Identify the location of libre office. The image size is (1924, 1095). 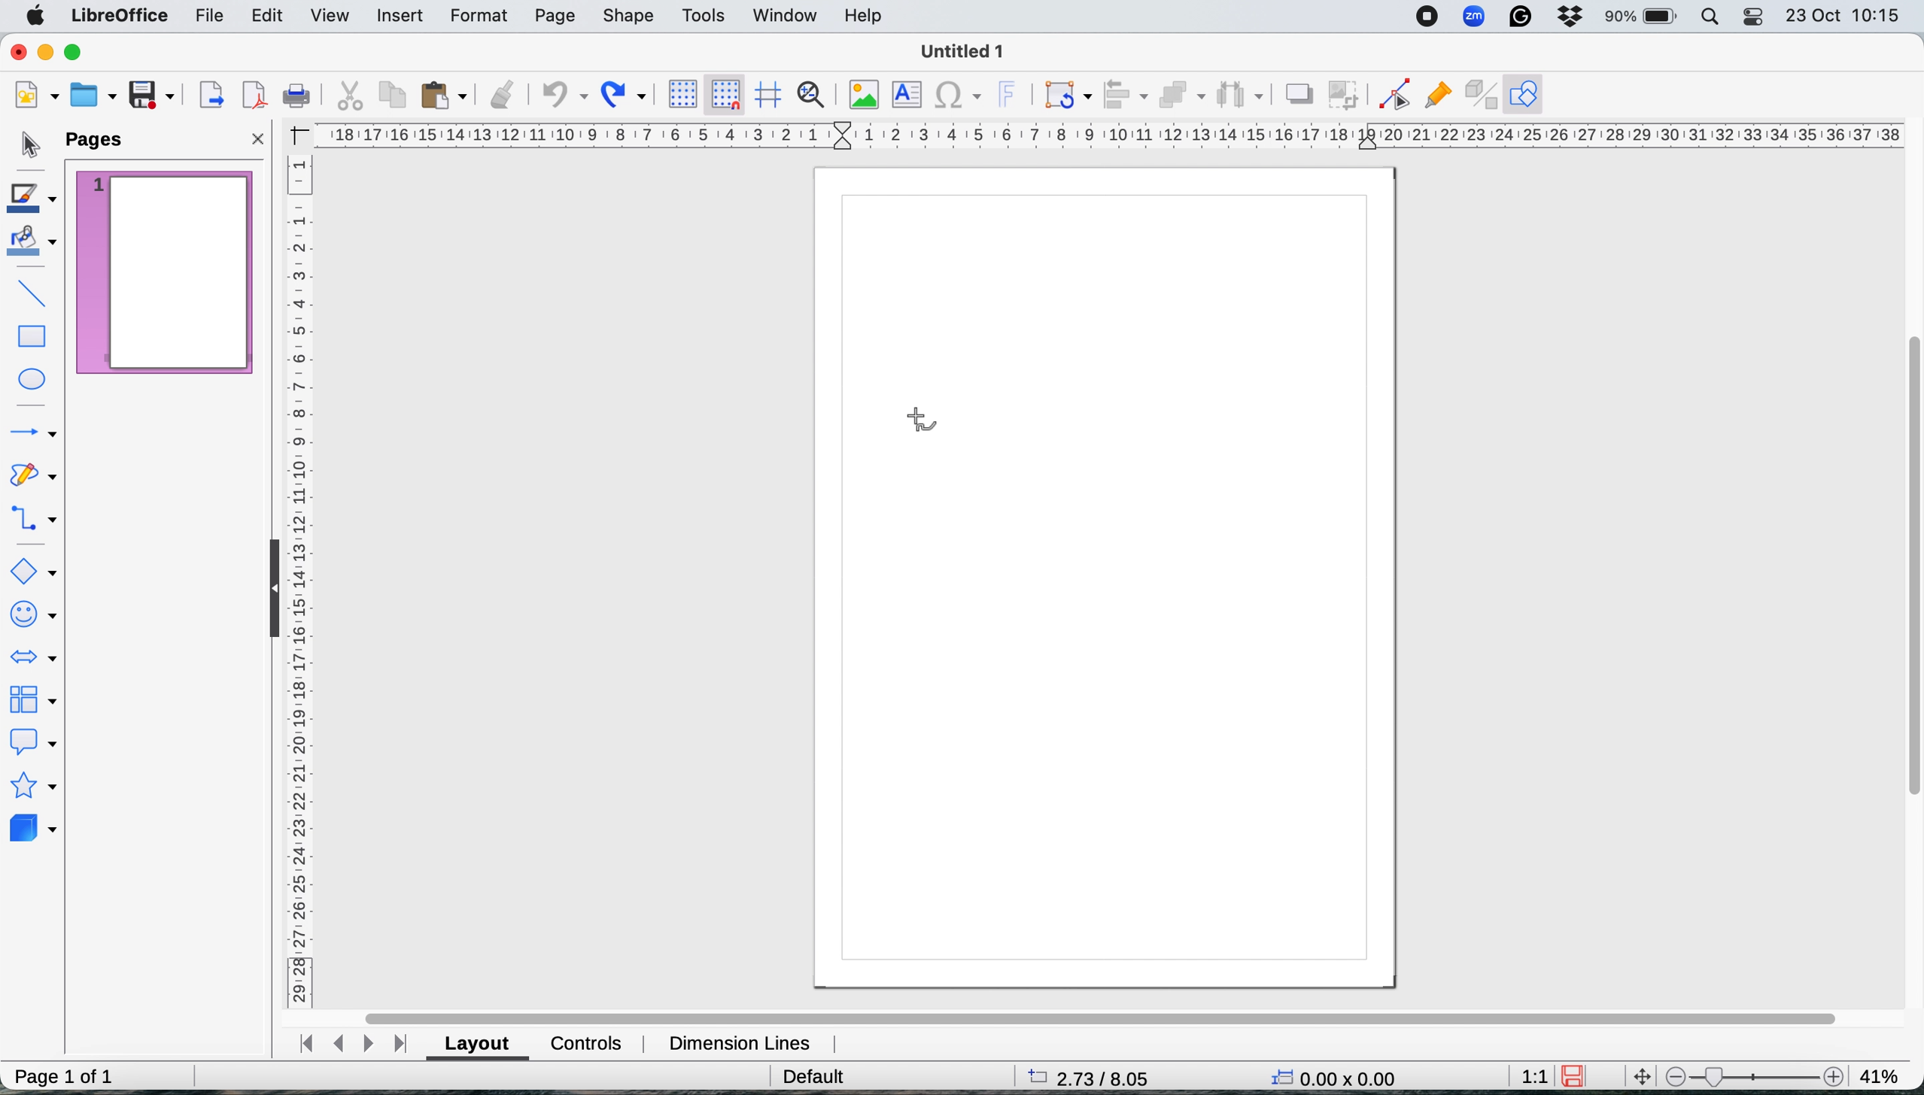
(122, 17).